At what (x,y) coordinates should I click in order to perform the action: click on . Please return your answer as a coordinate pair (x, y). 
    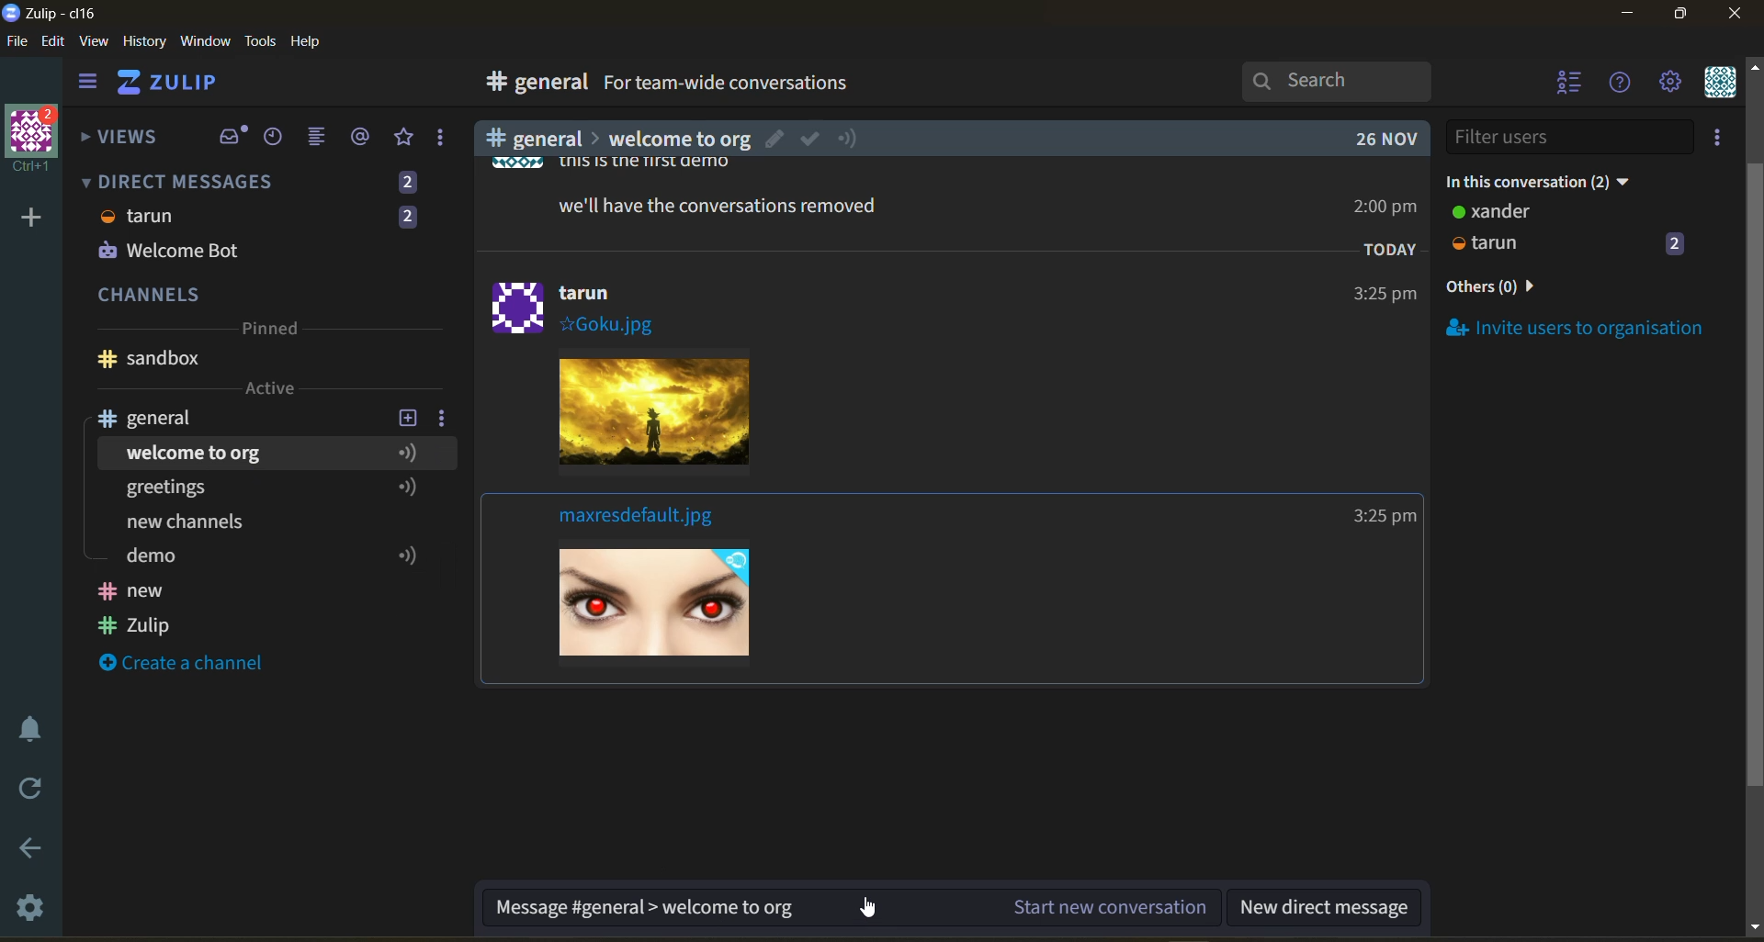
    Looking at the image, I should click on (1382, 518).